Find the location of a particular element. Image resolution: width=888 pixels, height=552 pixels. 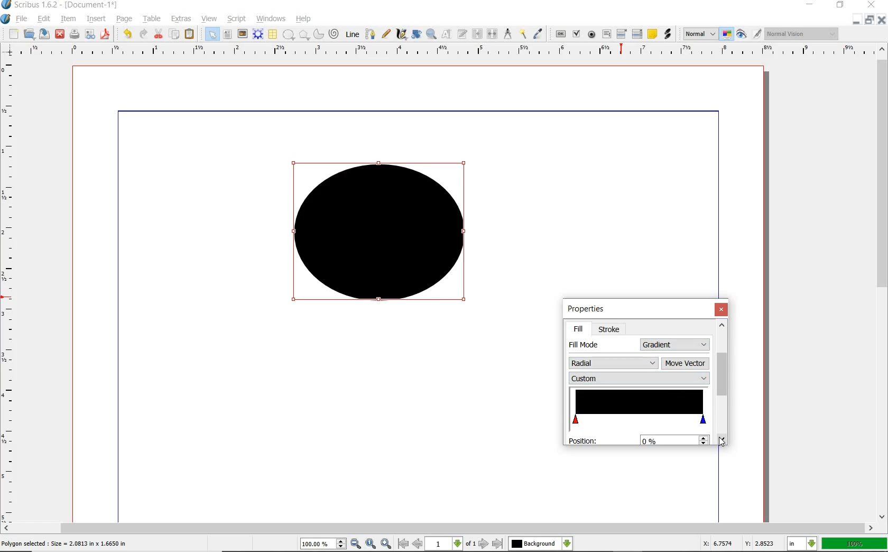

BEZIER CURVE is located at coordinates (371, 34).